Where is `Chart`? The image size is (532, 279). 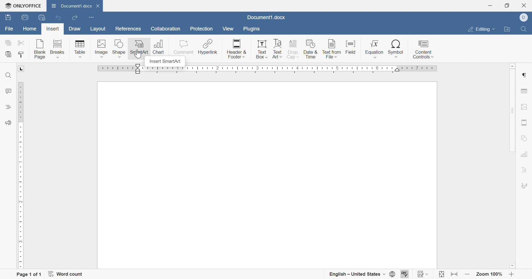 Chart is located at coordinates (160, 46).